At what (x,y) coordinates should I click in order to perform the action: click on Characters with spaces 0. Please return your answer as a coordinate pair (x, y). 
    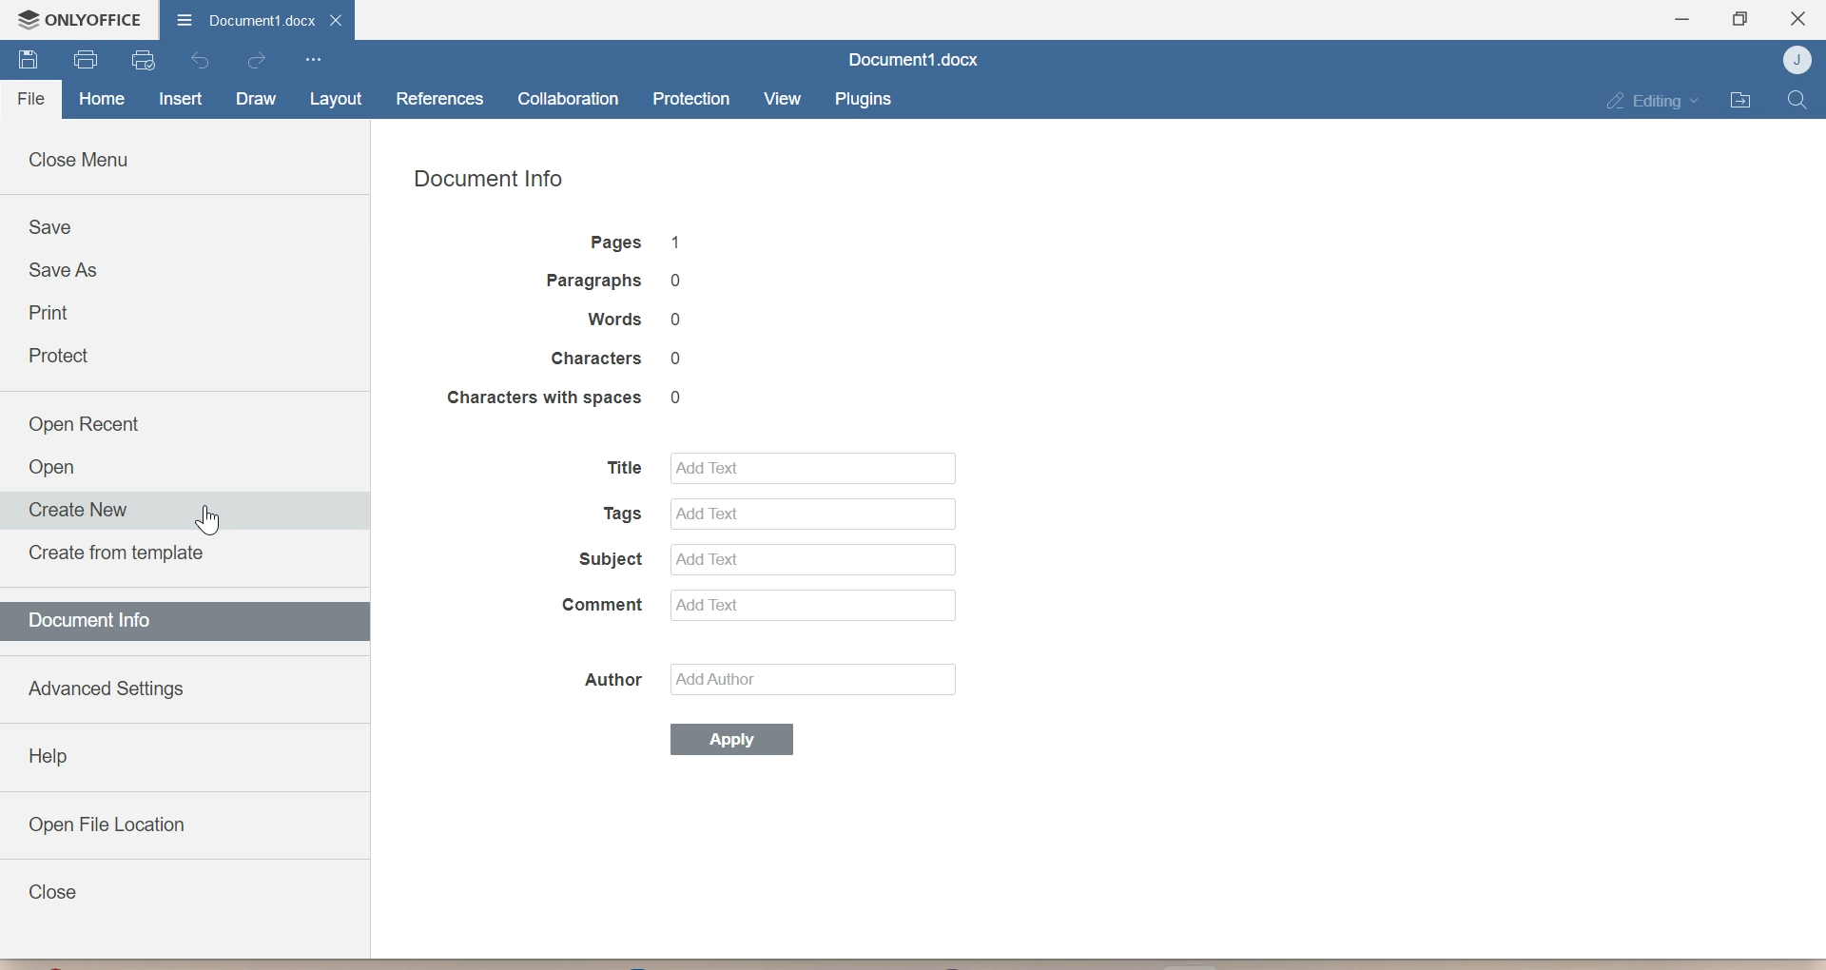
    Looking at the image, I should click on (570, 396).